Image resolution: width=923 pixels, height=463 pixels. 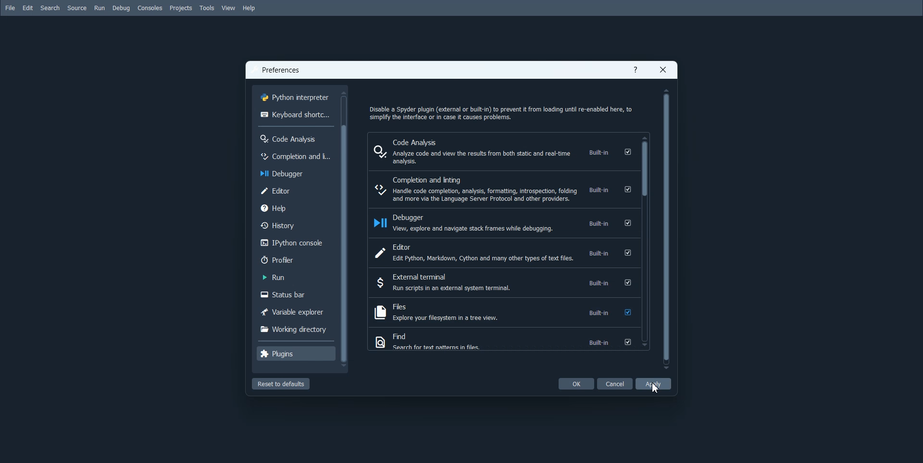 I want to click on Plugins, so click(x=296, y=353).